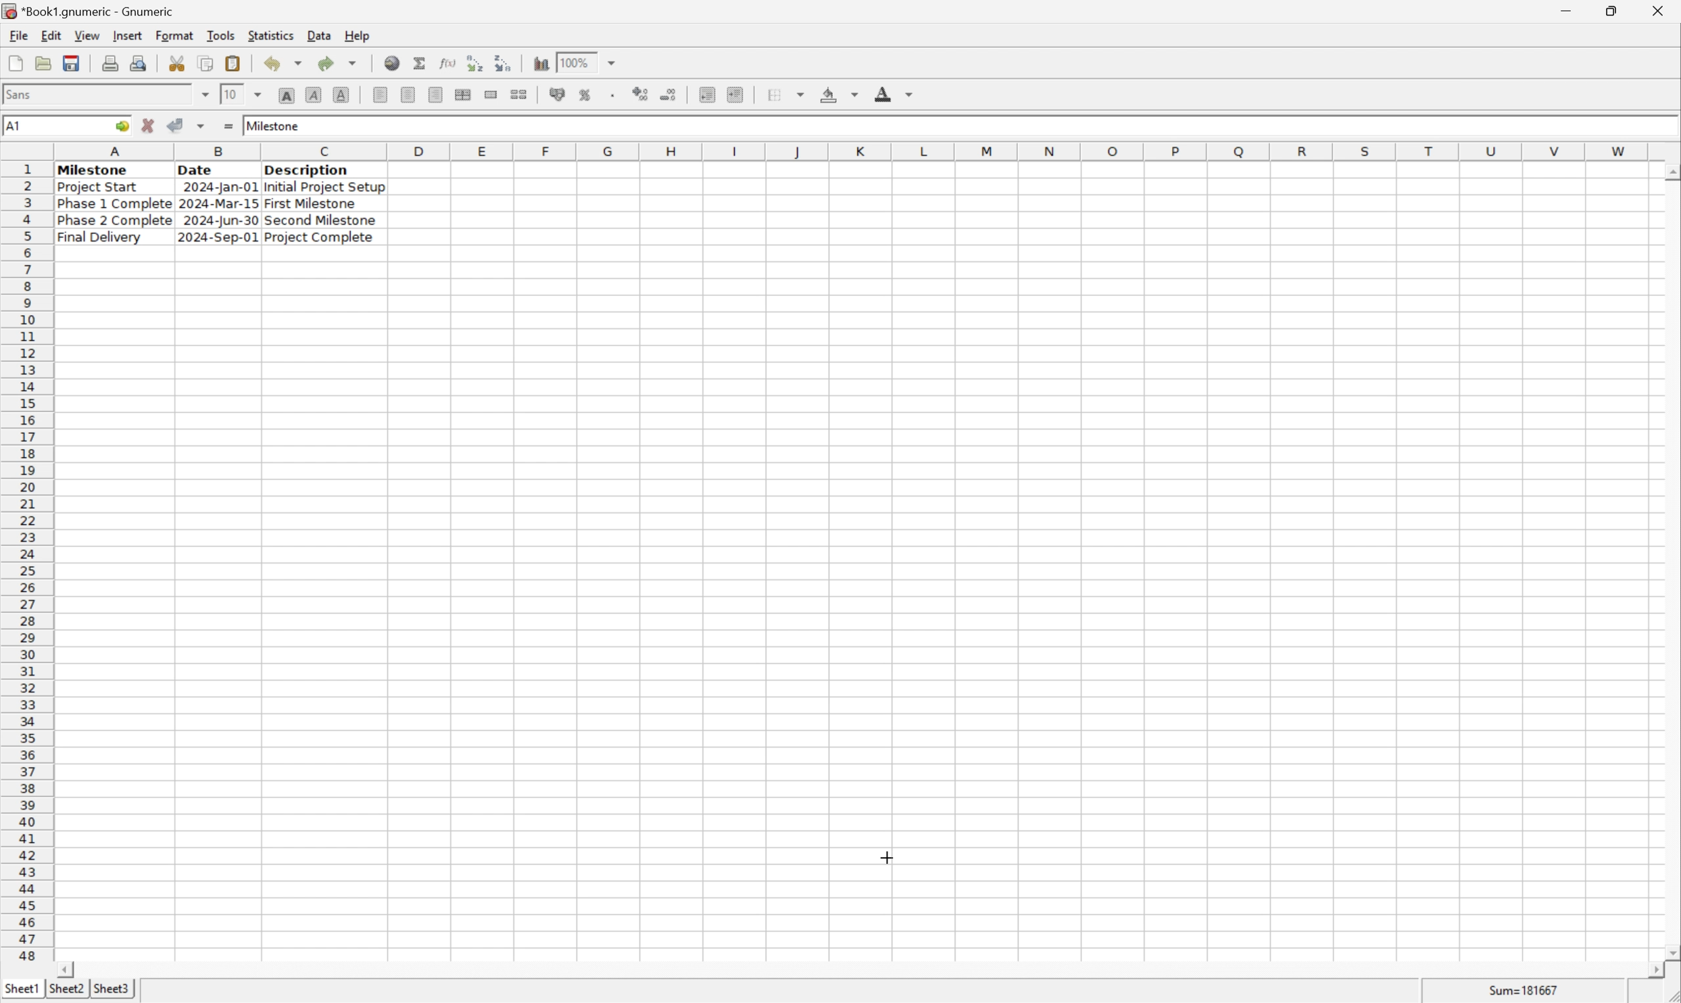  What do you see at coordinates (421, 63) in the screenshot?
I see `sum in current cell` at bounding box center [421, 63].